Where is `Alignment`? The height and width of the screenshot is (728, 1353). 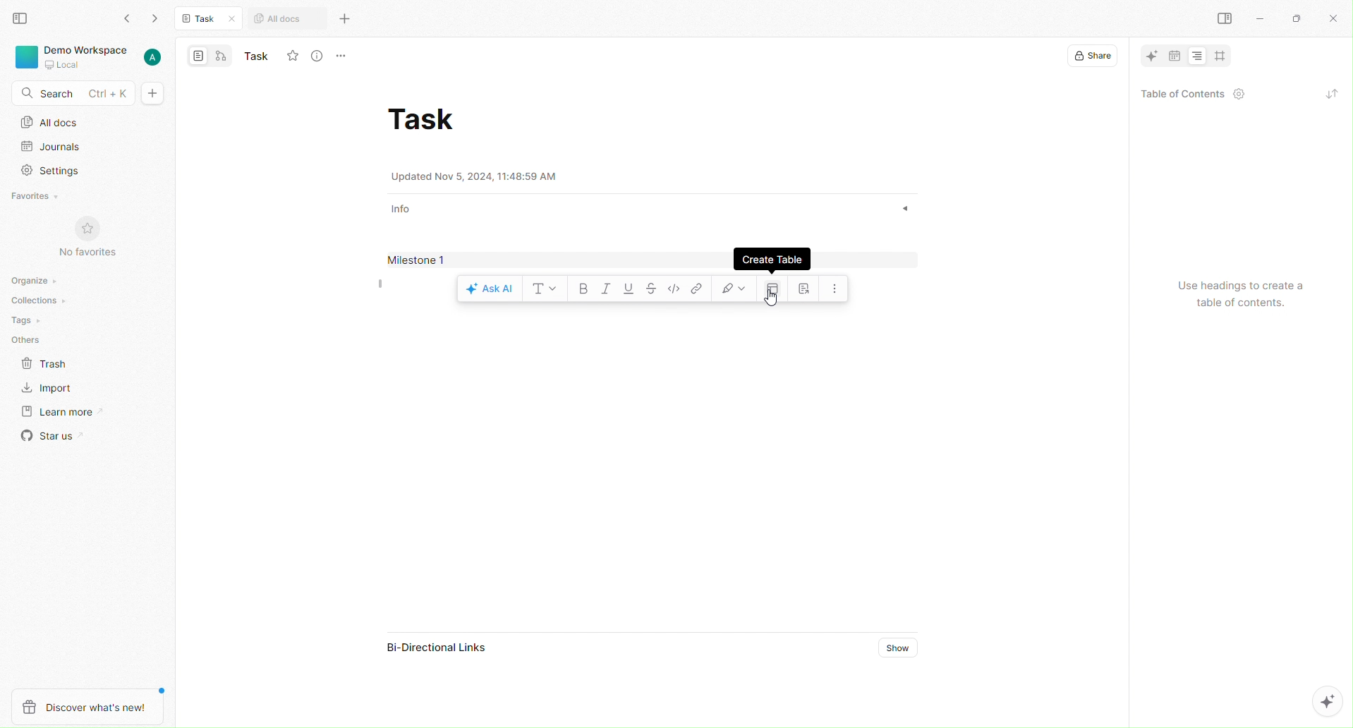
Alignment is located at coordinates (1197, 56).